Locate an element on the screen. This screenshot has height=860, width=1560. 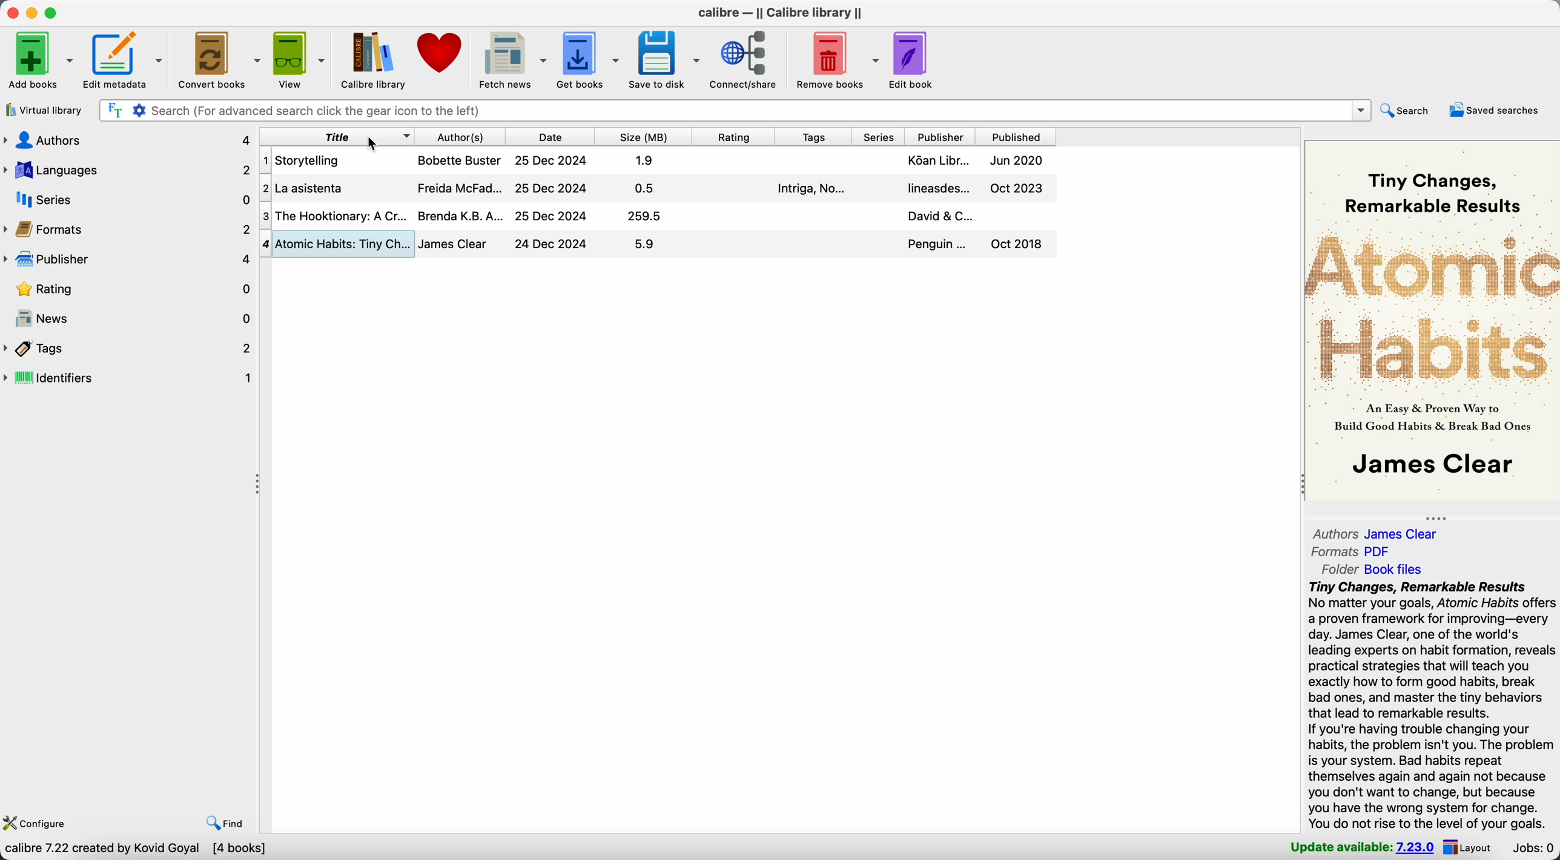
get books is located at coordinates (590, 58).